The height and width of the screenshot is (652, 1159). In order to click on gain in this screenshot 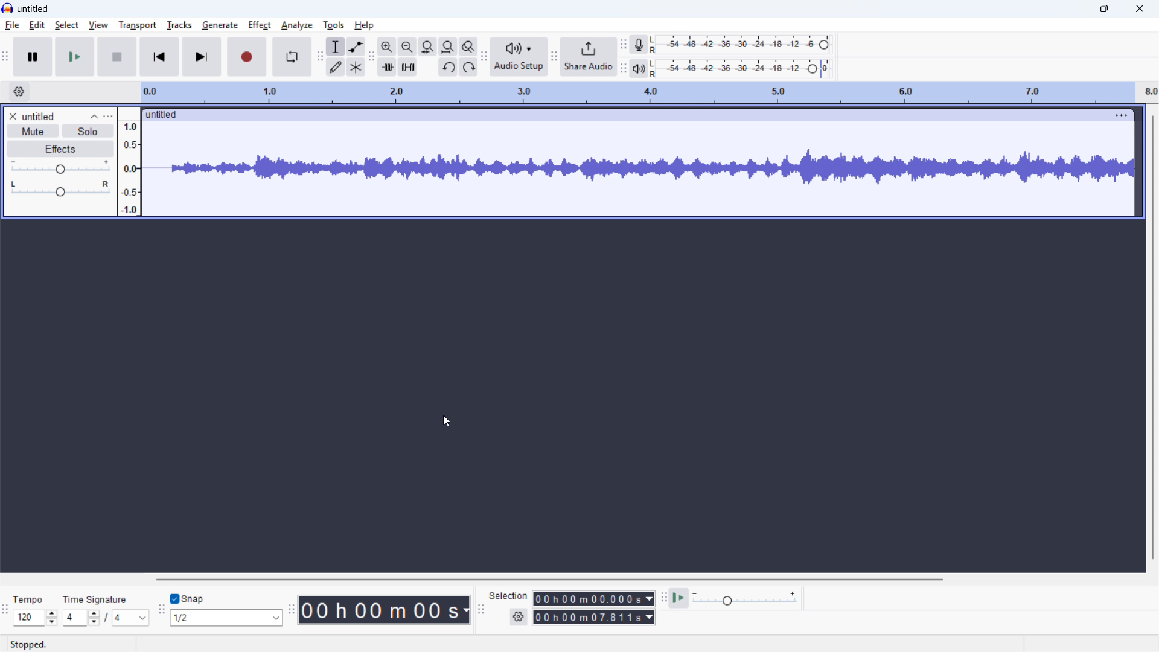, I will do `click(60, 167)`.